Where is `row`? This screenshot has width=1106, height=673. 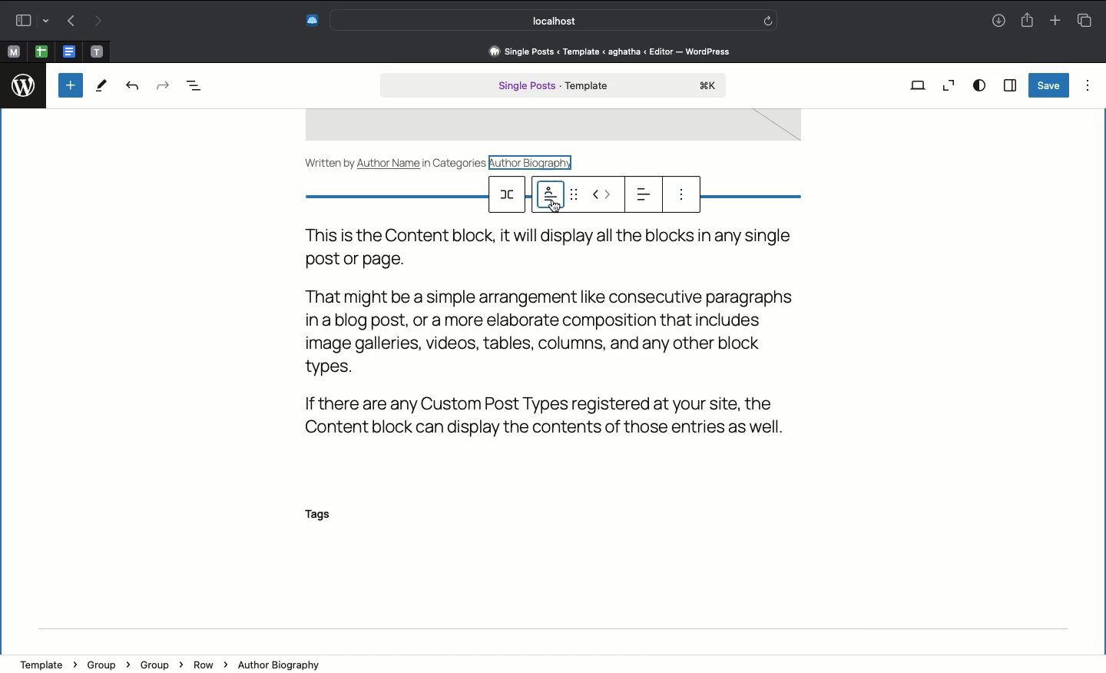 row is located at coordinates (509, 194).